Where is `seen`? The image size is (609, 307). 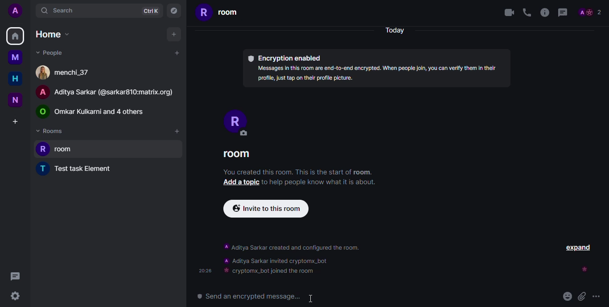 seen is located at coordinates (584, 269).